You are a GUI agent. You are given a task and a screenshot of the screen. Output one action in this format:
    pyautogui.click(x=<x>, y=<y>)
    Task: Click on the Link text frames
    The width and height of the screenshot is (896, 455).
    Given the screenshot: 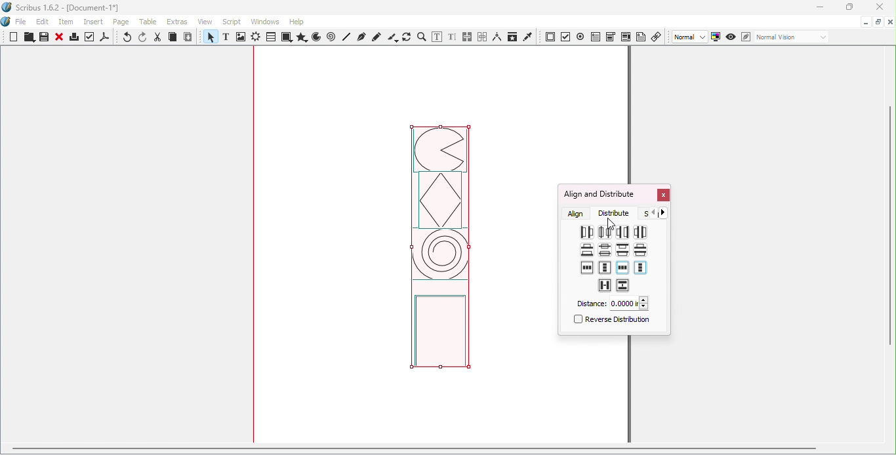 What is the action you would take?
    pyautogui.click(x=468, y=37)
    